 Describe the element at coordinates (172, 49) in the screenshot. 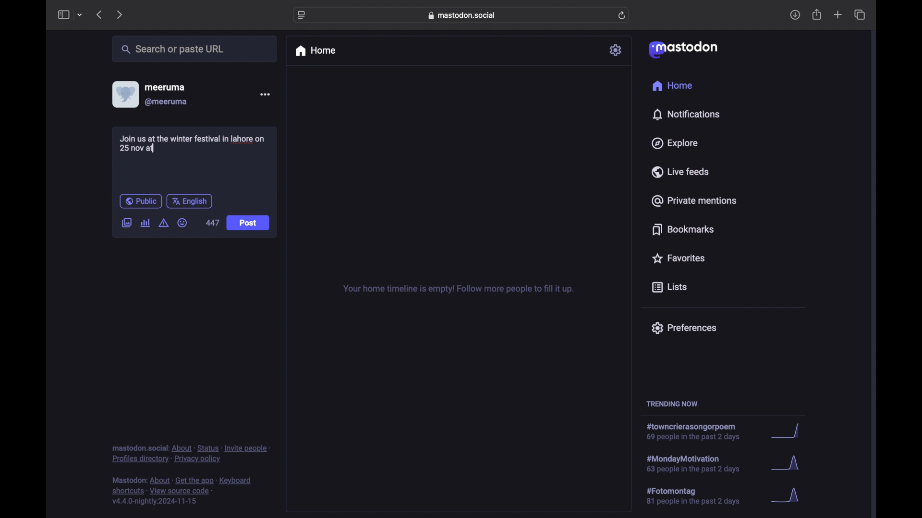

I see `search or paste url` at that location.